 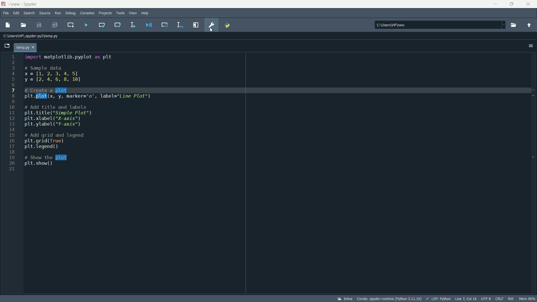 I want to click on help, so click(x=145, y=13).